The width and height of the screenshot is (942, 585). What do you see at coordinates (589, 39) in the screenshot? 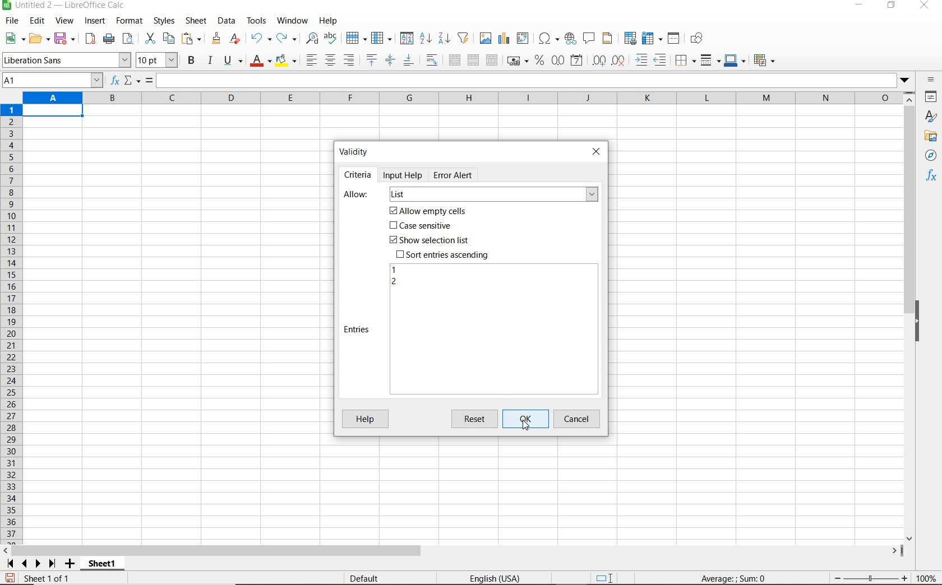
I see `insert comment ` at bounding box center [589, 39].